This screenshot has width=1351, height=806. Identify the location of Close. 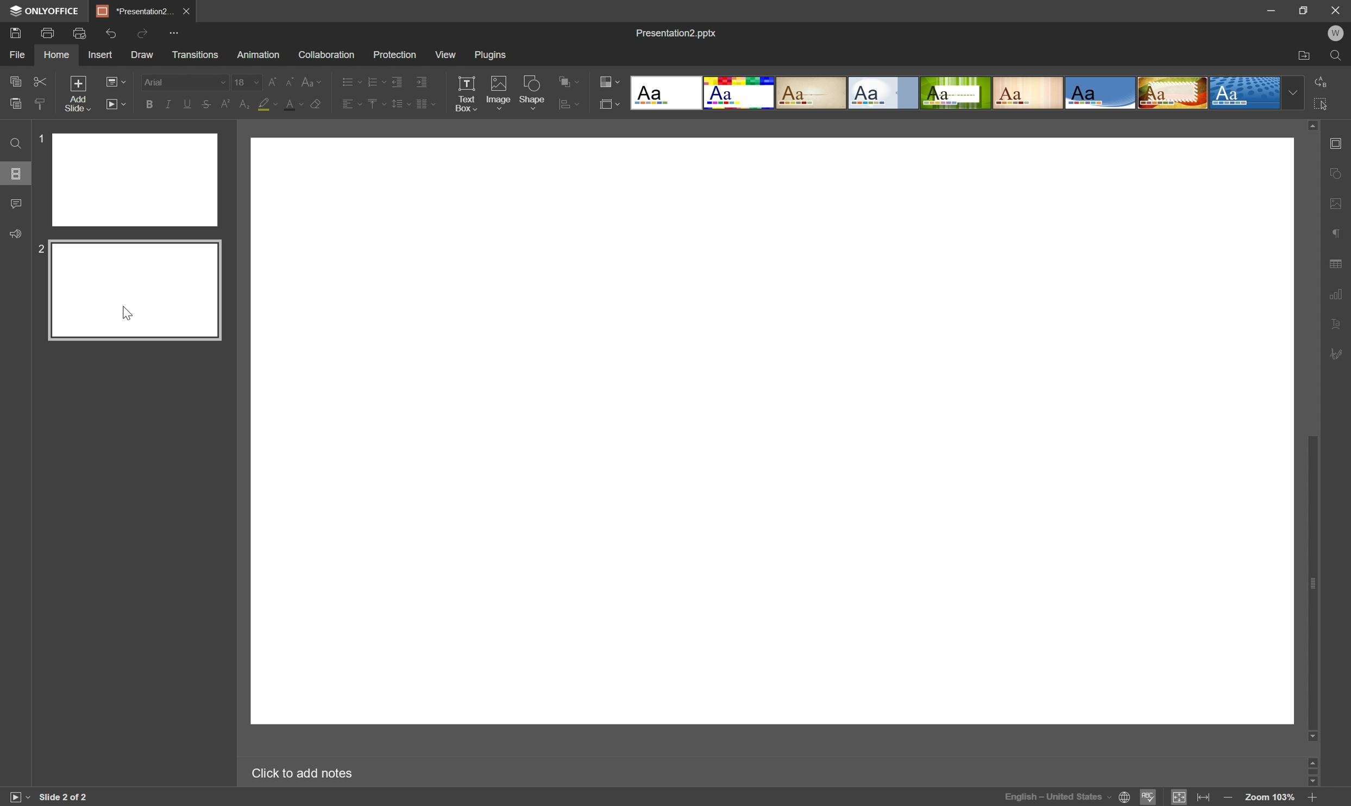
(185, 9).